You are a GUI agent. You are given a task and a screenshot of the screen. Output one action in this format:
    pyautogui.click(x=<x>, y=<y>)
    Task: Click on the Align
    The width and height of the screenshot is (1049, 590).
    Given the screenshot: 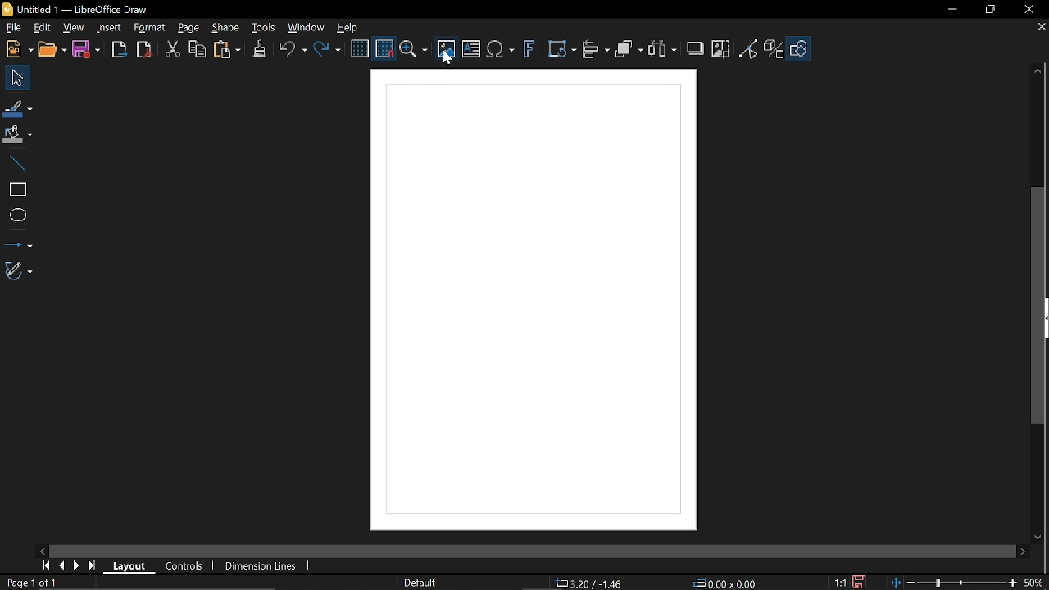 What is the action you would take?
    pyautogui.click(x=597, y=52)
    